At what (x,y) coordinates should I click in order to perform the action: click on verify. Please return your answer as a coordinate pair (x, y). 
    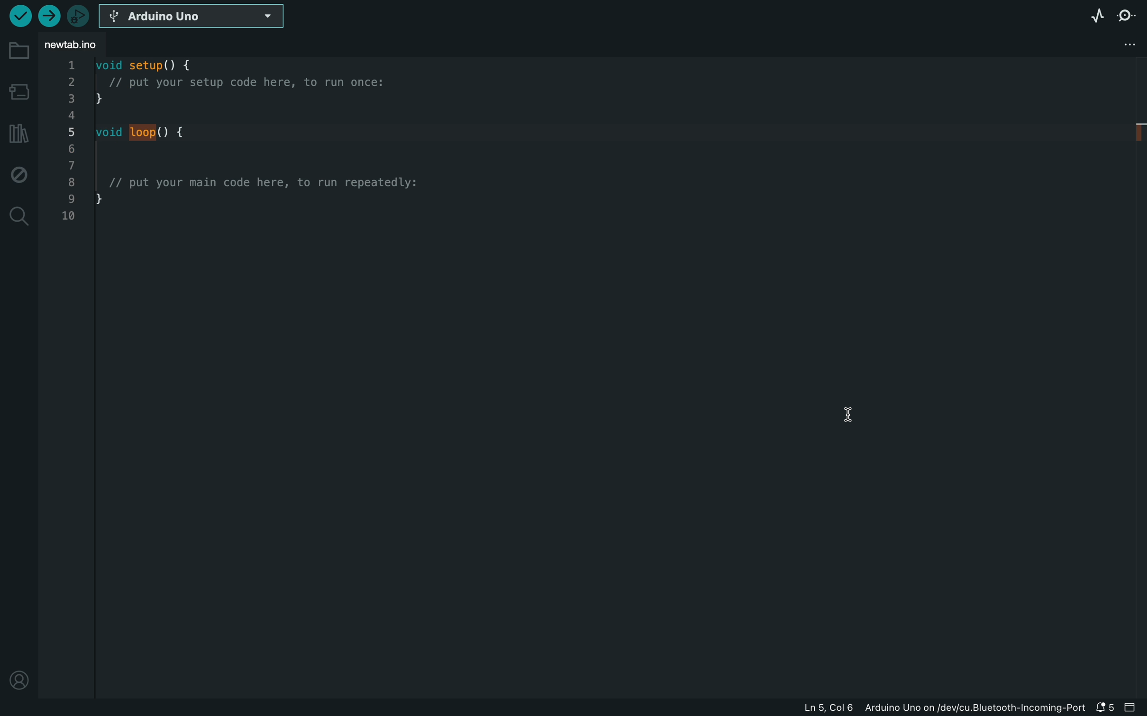
    Looking at the image, I should click on (19, 16).